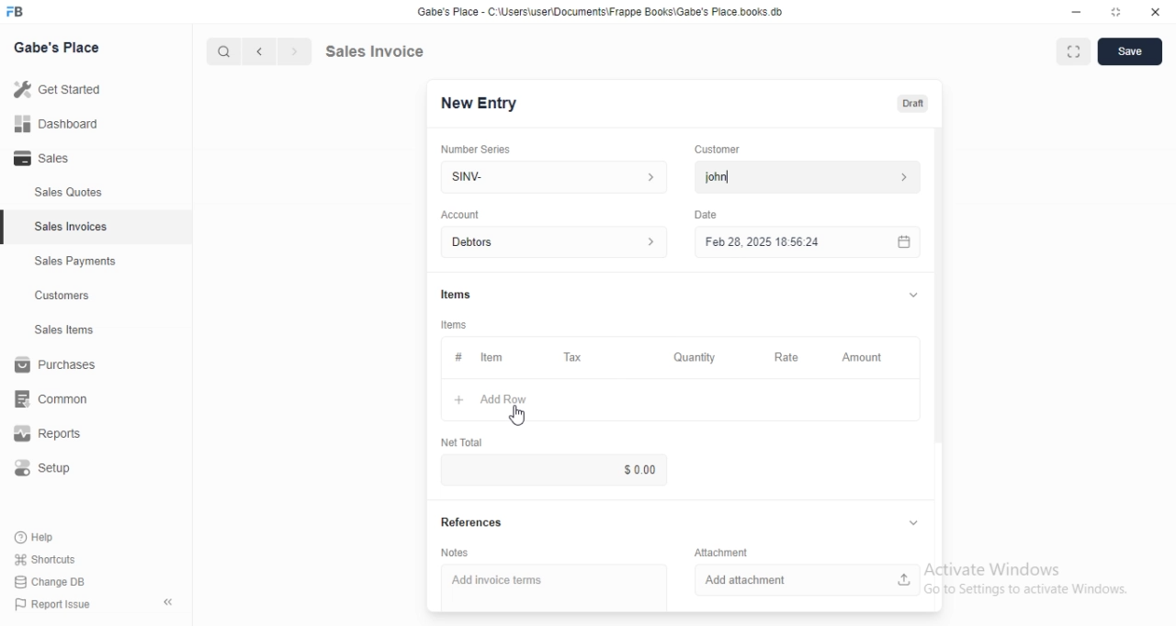 This screenshot has height=626, width=1176. What do you see at coordinates (914, 104) in the screenshot?
I see `Draft` at bounding box center [914, 104].